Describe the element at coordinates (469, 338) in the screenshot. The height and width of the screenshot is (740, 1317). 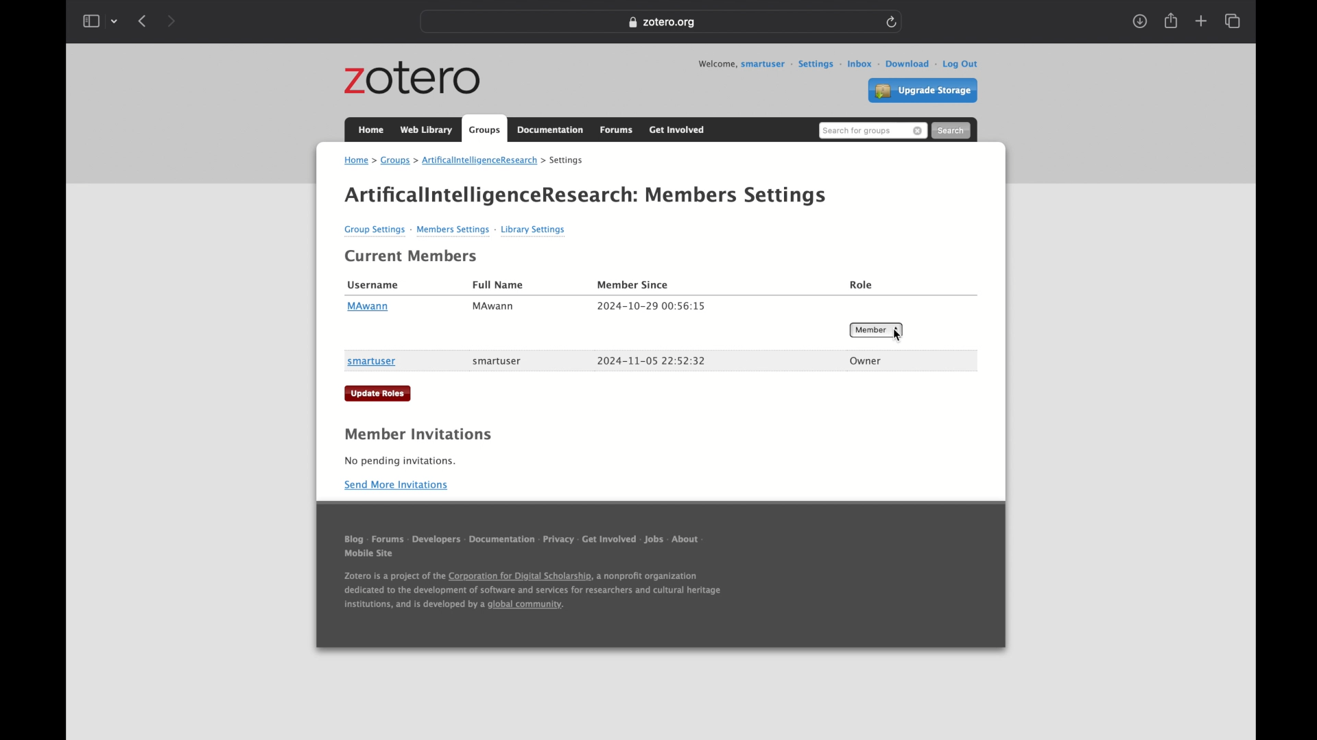
I see `2` at that location.